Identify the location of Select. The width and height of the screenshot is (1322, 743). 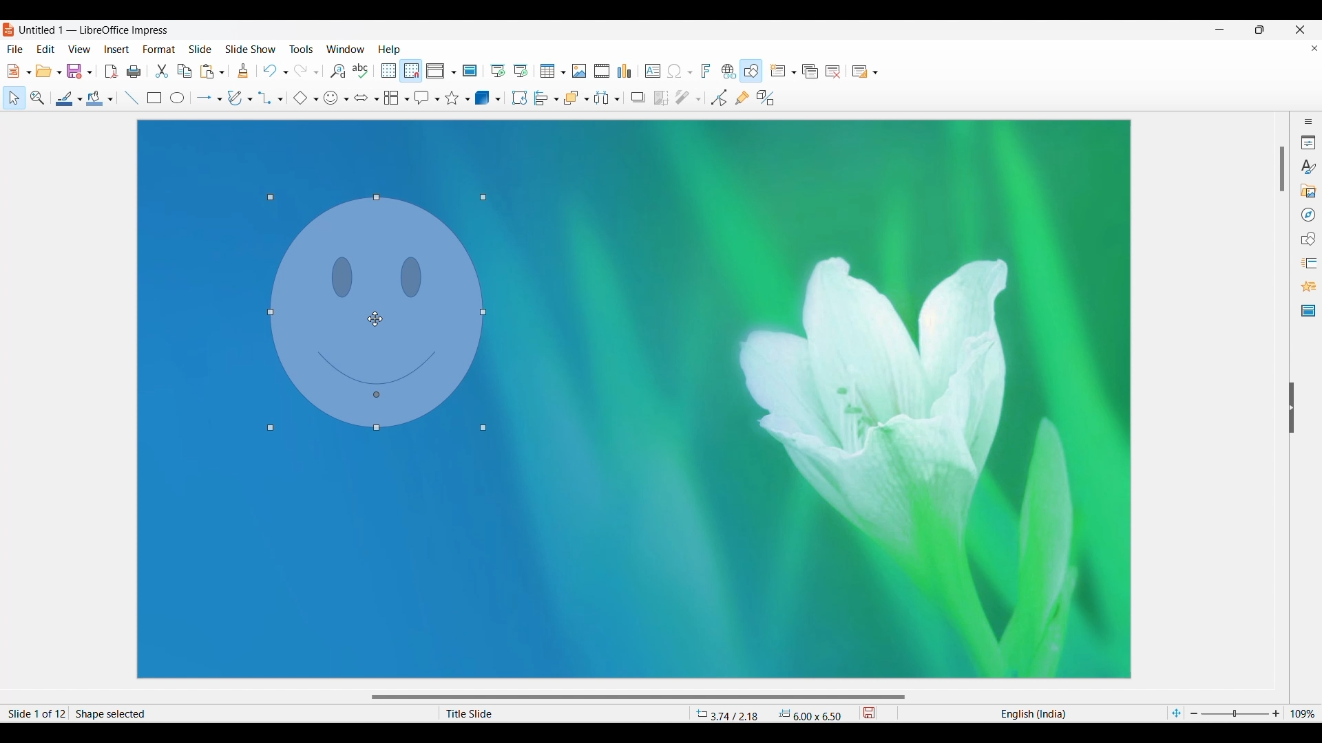
(14, 98).